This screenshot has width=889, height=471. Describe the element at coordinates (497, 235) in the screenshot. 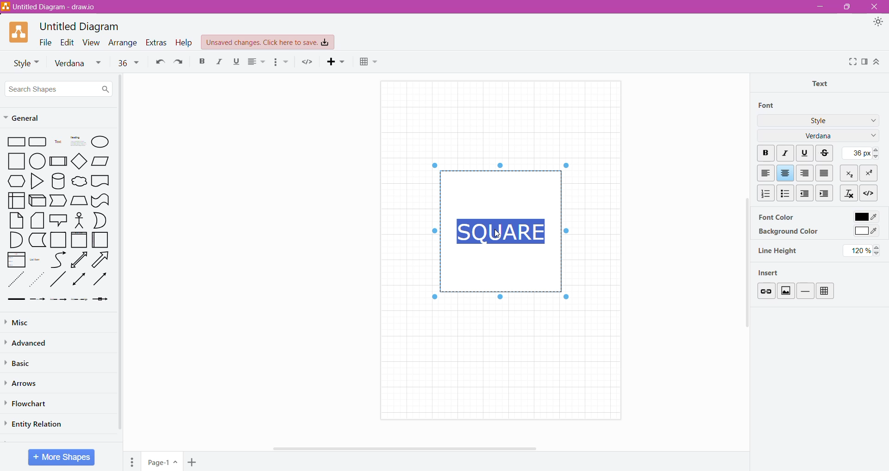

I see `Cursor on text frame` at that location.